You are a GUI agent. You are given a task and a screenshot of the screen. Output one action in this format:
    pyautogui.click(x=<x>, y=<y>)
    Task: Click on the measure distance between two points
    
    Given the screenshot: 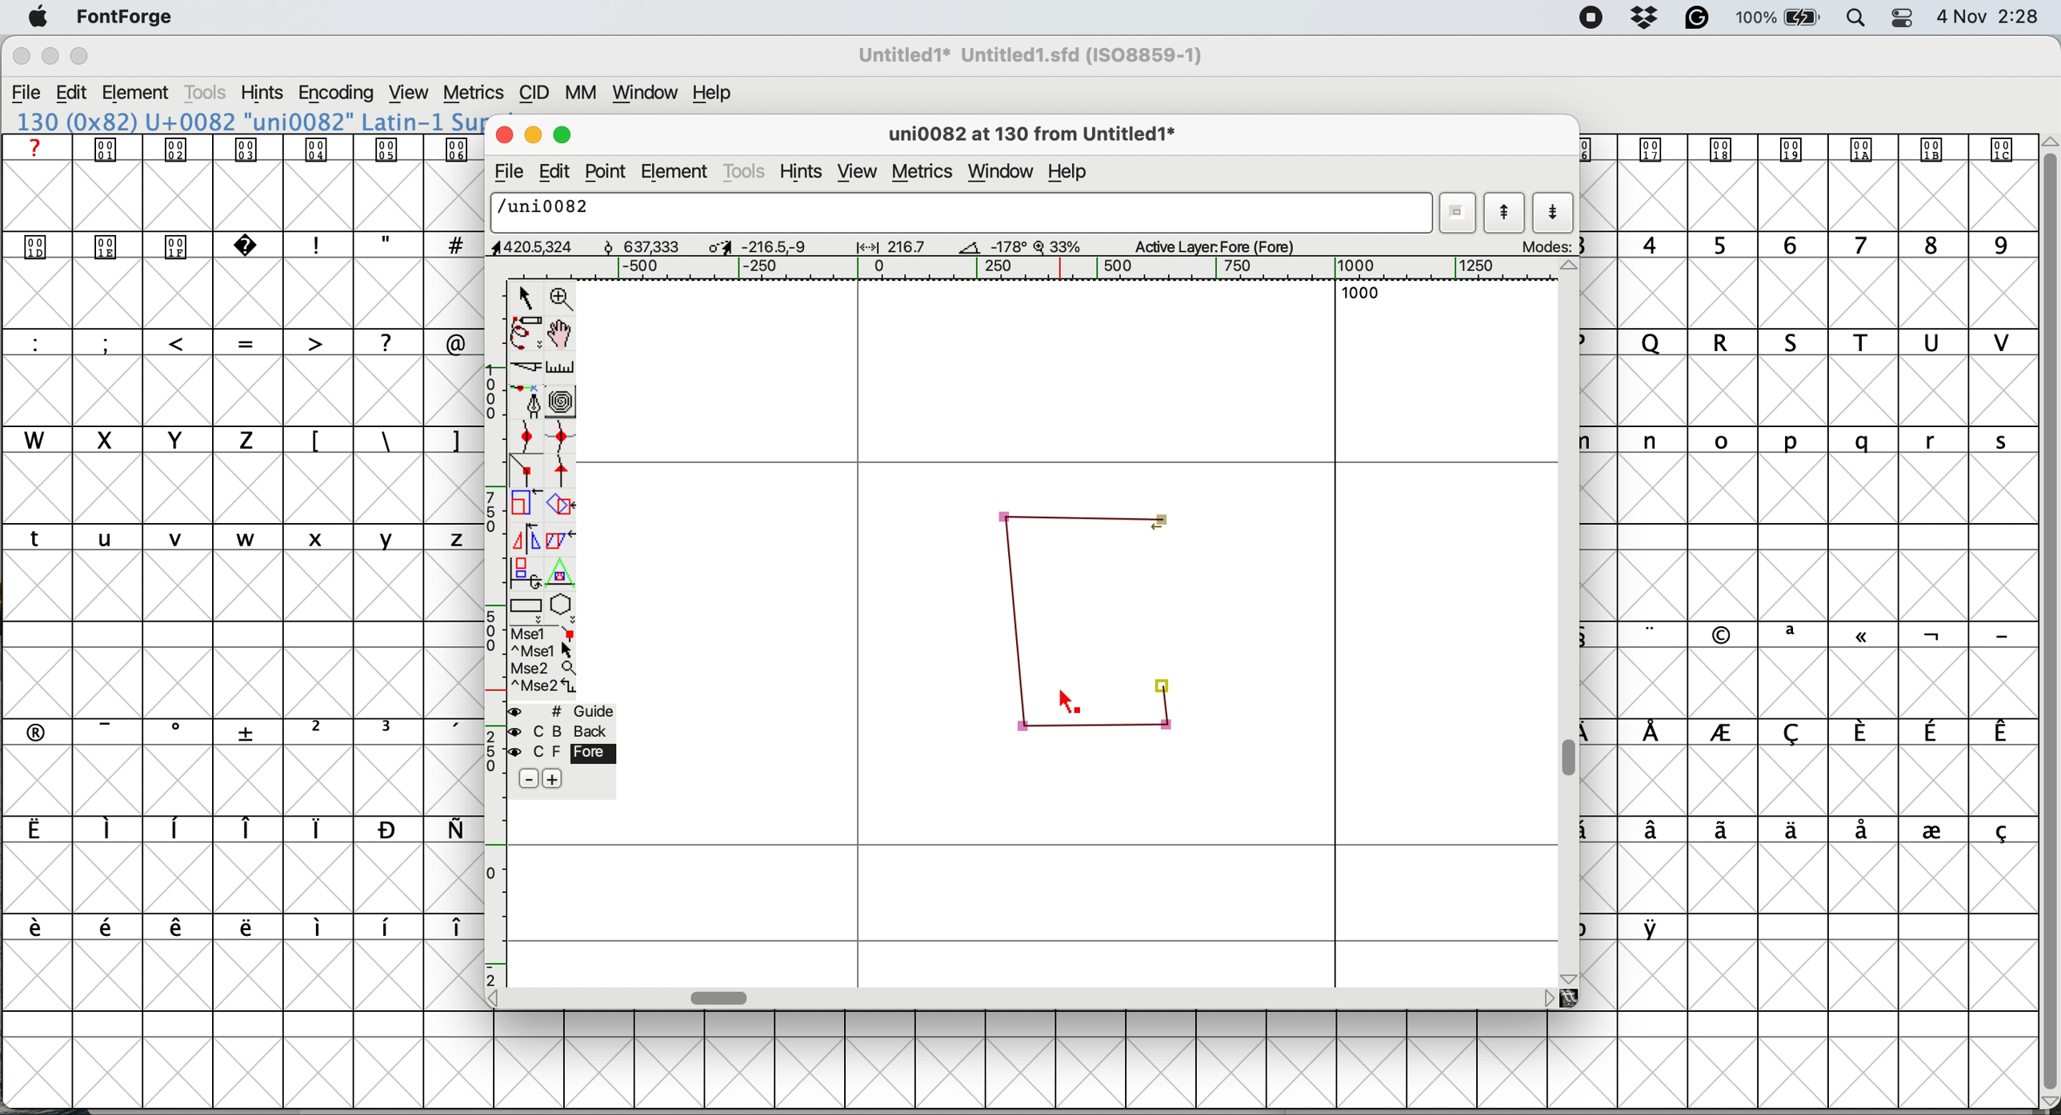 What is the action you would take?
    pyautogui.click(x=562, y=370)
    